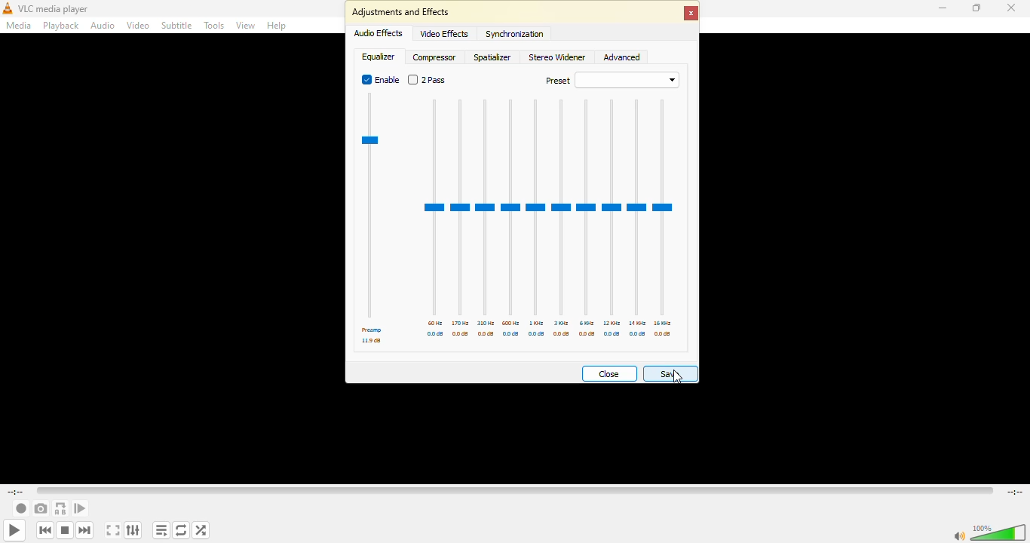  What do you see at coordinates (975, 7) in the screenshot?
I see `maximize` at bounding box center [975, 7].